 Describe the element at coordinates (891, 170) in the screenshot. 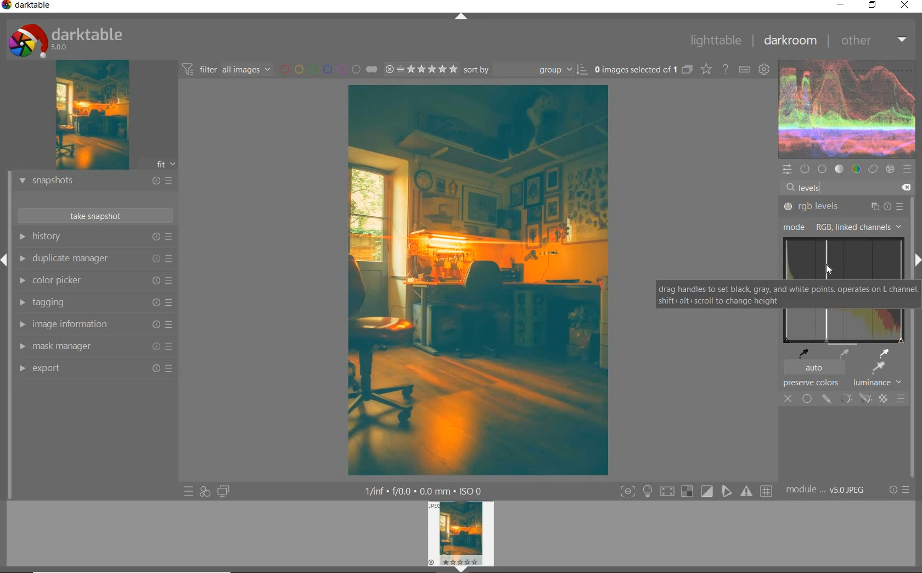

I see `effect` at that location.